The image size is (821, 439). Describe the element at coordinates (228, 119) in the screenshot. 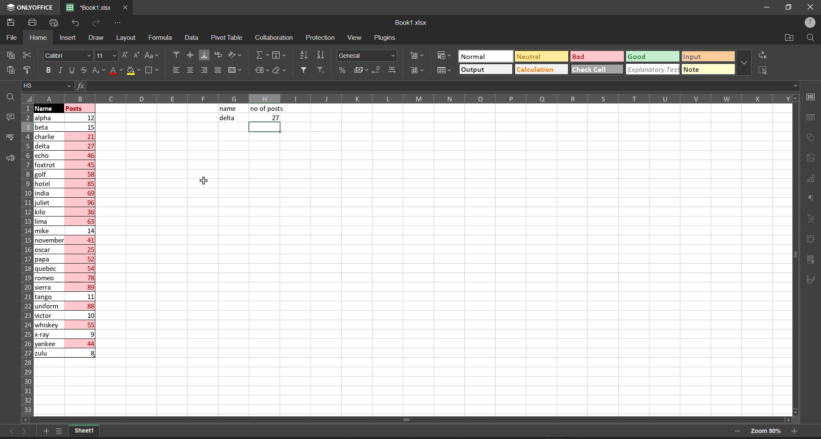

I see `delta` at that location.